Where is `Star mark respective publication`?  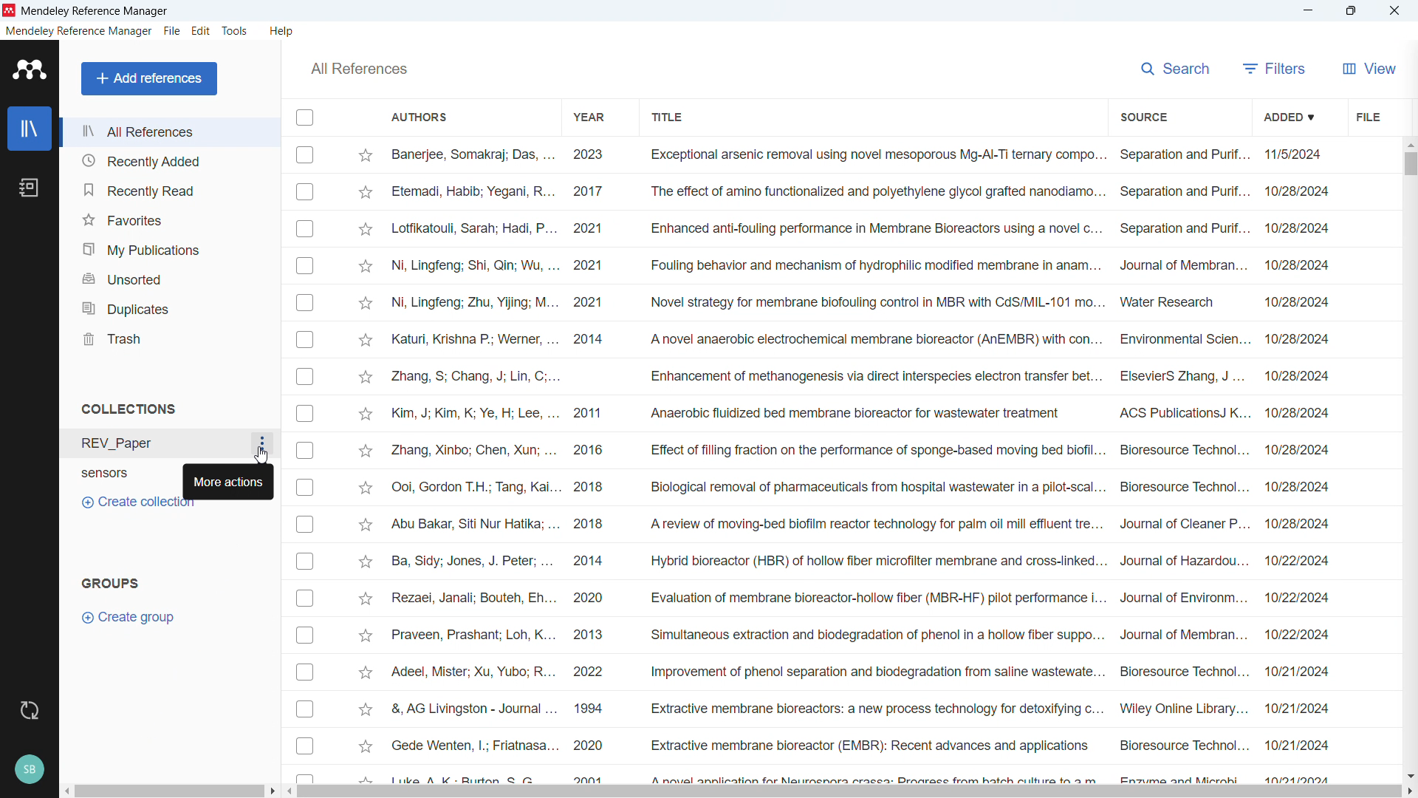
Star mark respective publication is located at coordinates (366, 451).